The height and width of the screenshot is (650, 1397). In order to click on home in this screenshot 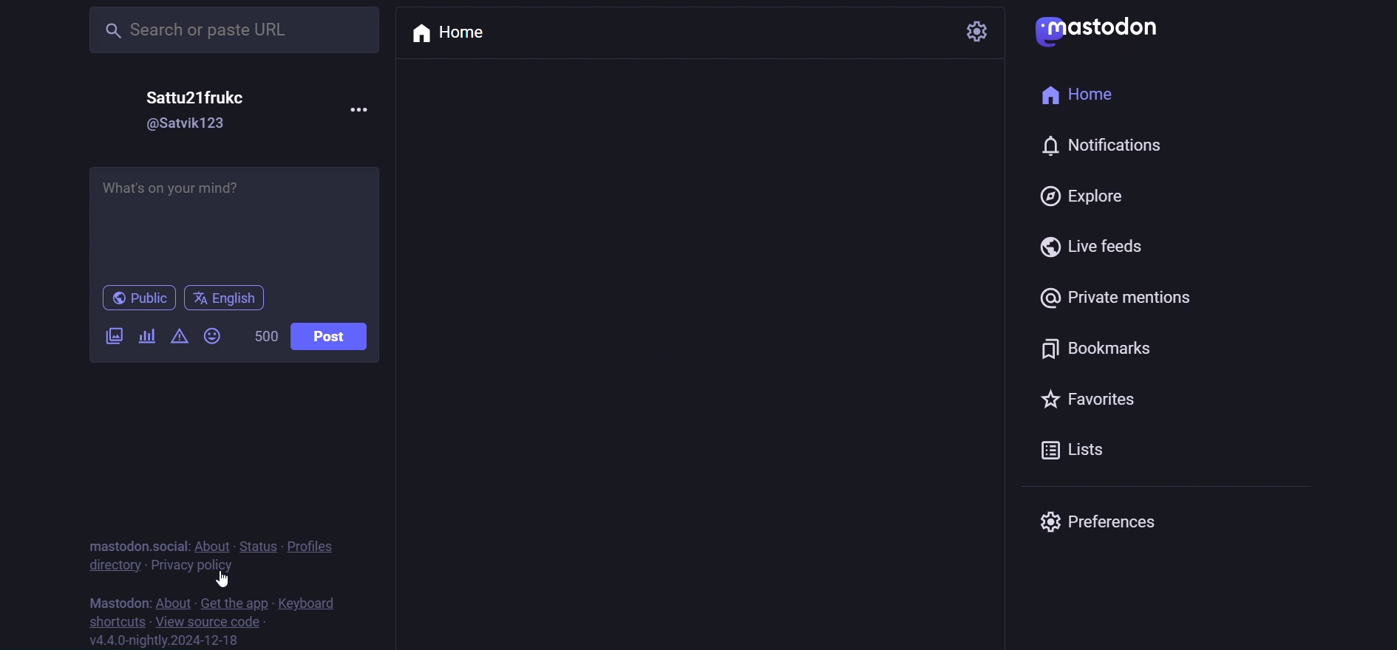, I will do `click(1089, 98)`.